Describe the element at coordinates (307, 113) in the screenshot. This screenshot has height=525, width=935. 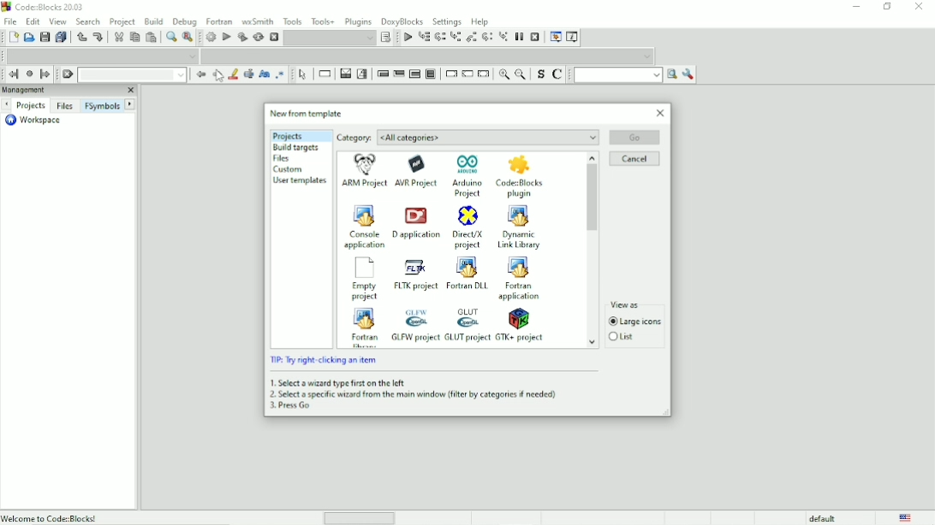
I see `New from template` at that location.